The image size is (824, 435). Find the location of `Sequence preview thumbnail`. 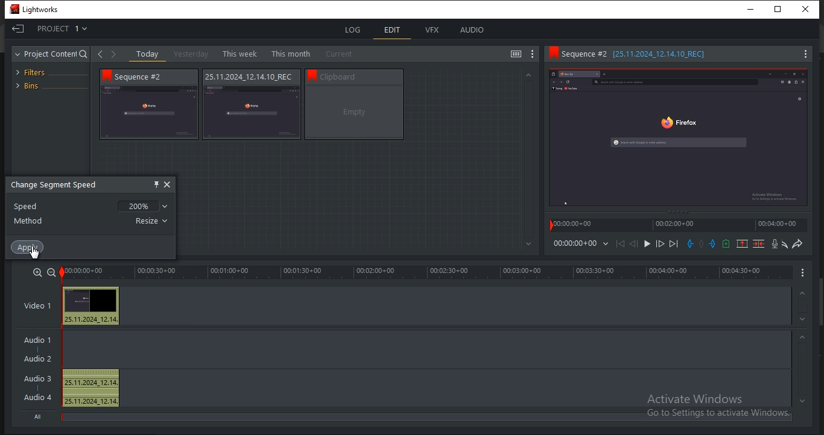

Sequence preview thumbnail is located at coordinates (677, 136).